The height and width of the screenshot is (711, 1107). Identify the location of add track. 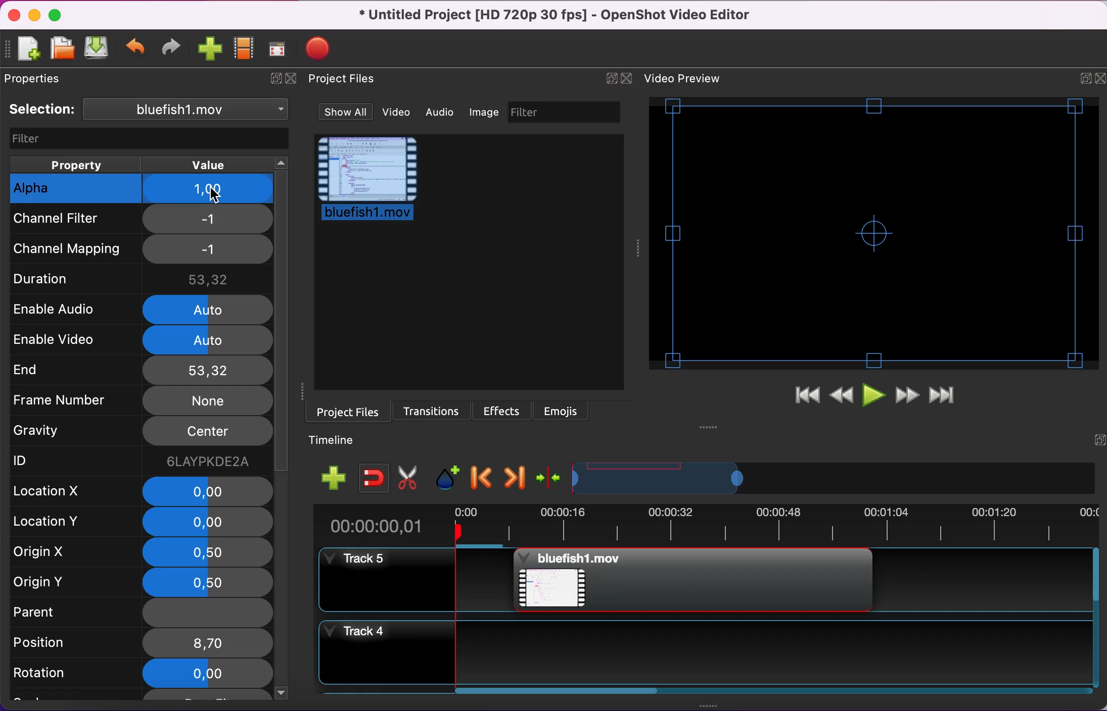
(338, 479).